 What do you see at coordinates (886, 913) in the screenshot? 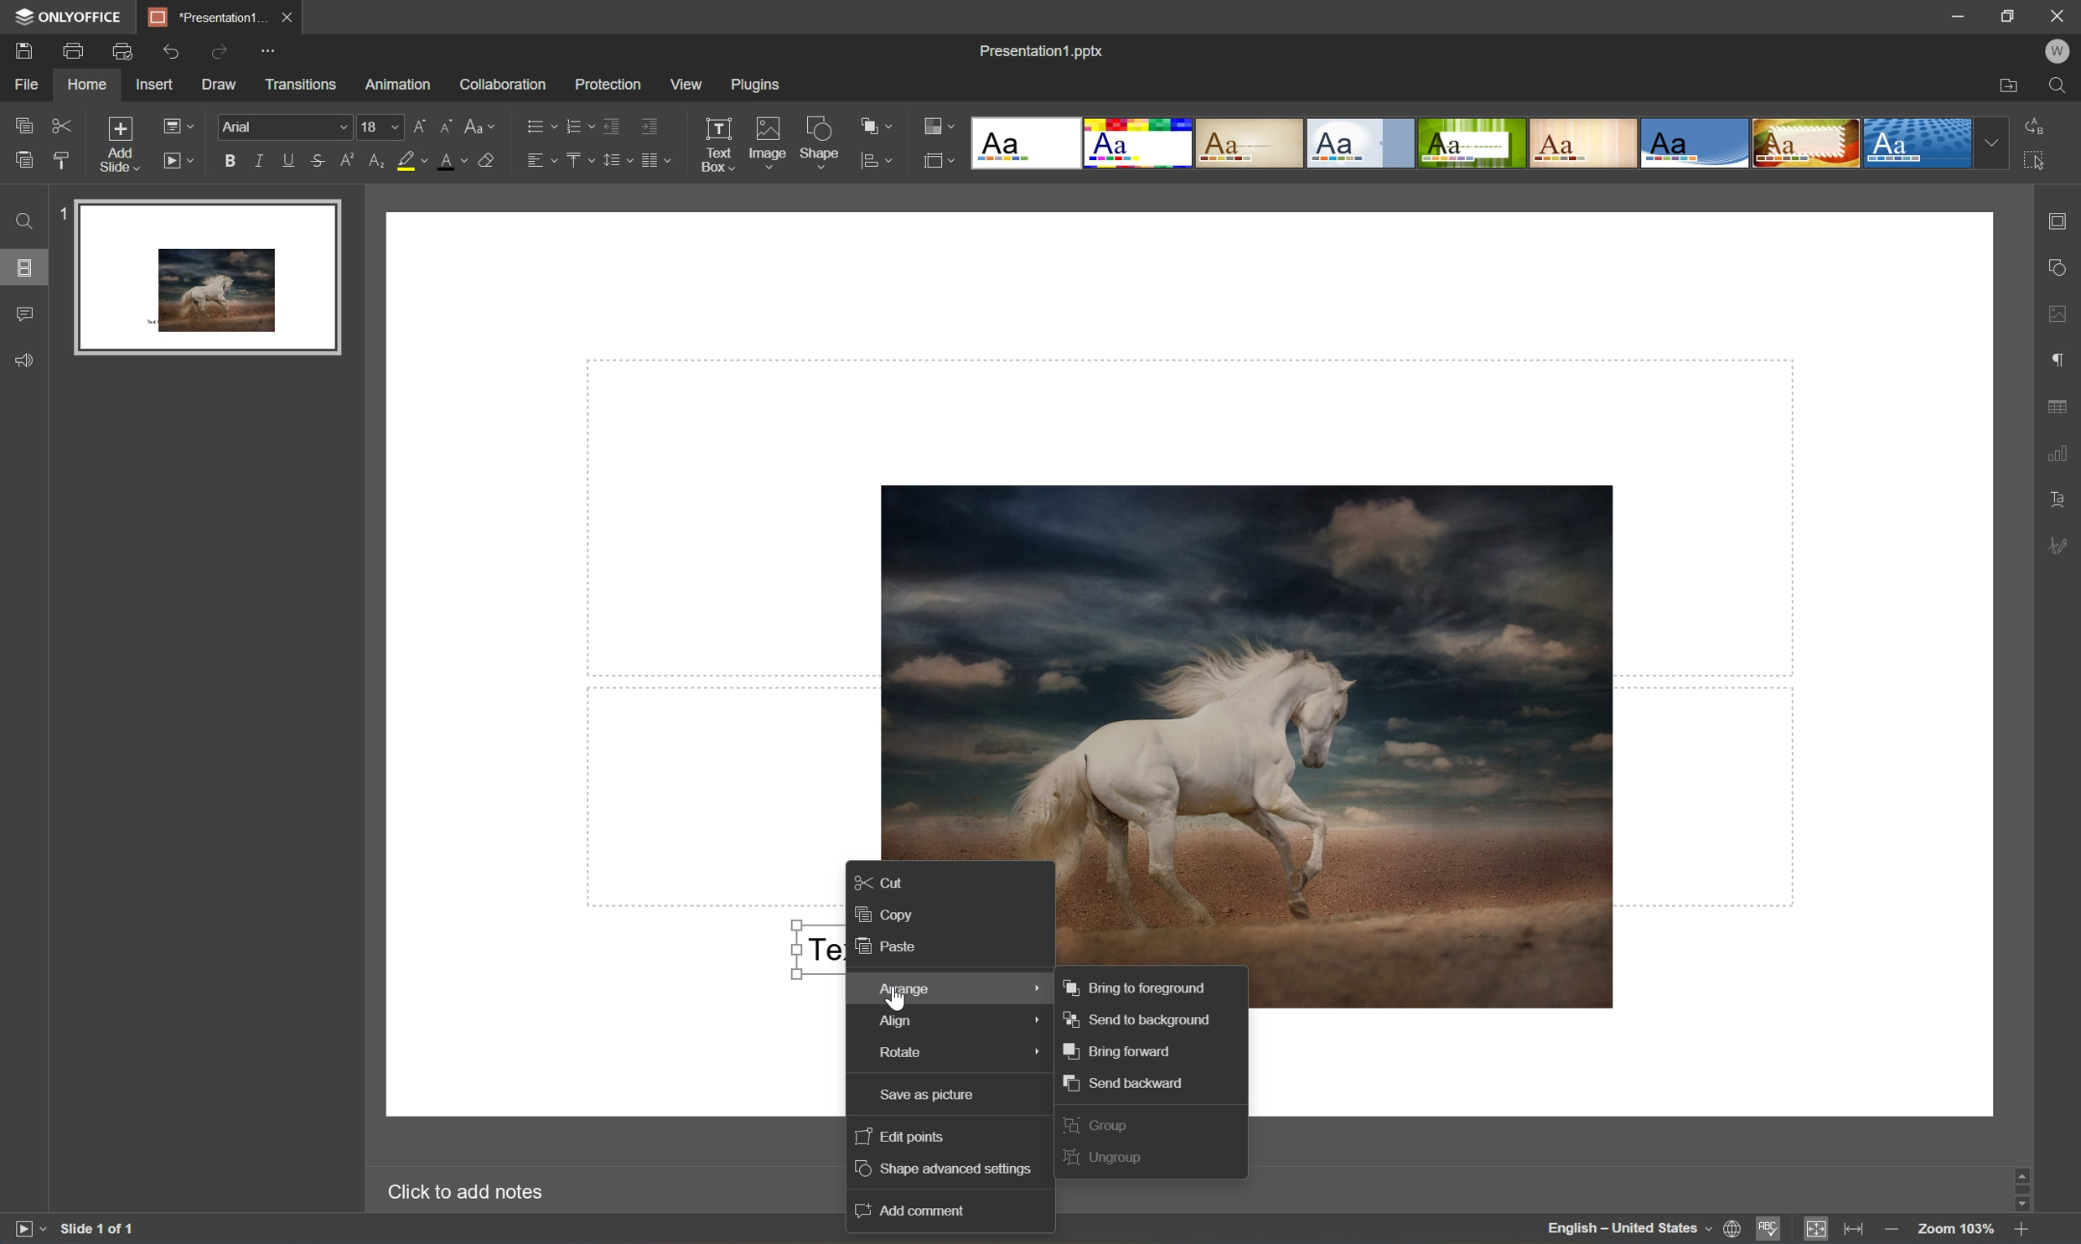
I see `Copy` at bounding box center [886, 913].